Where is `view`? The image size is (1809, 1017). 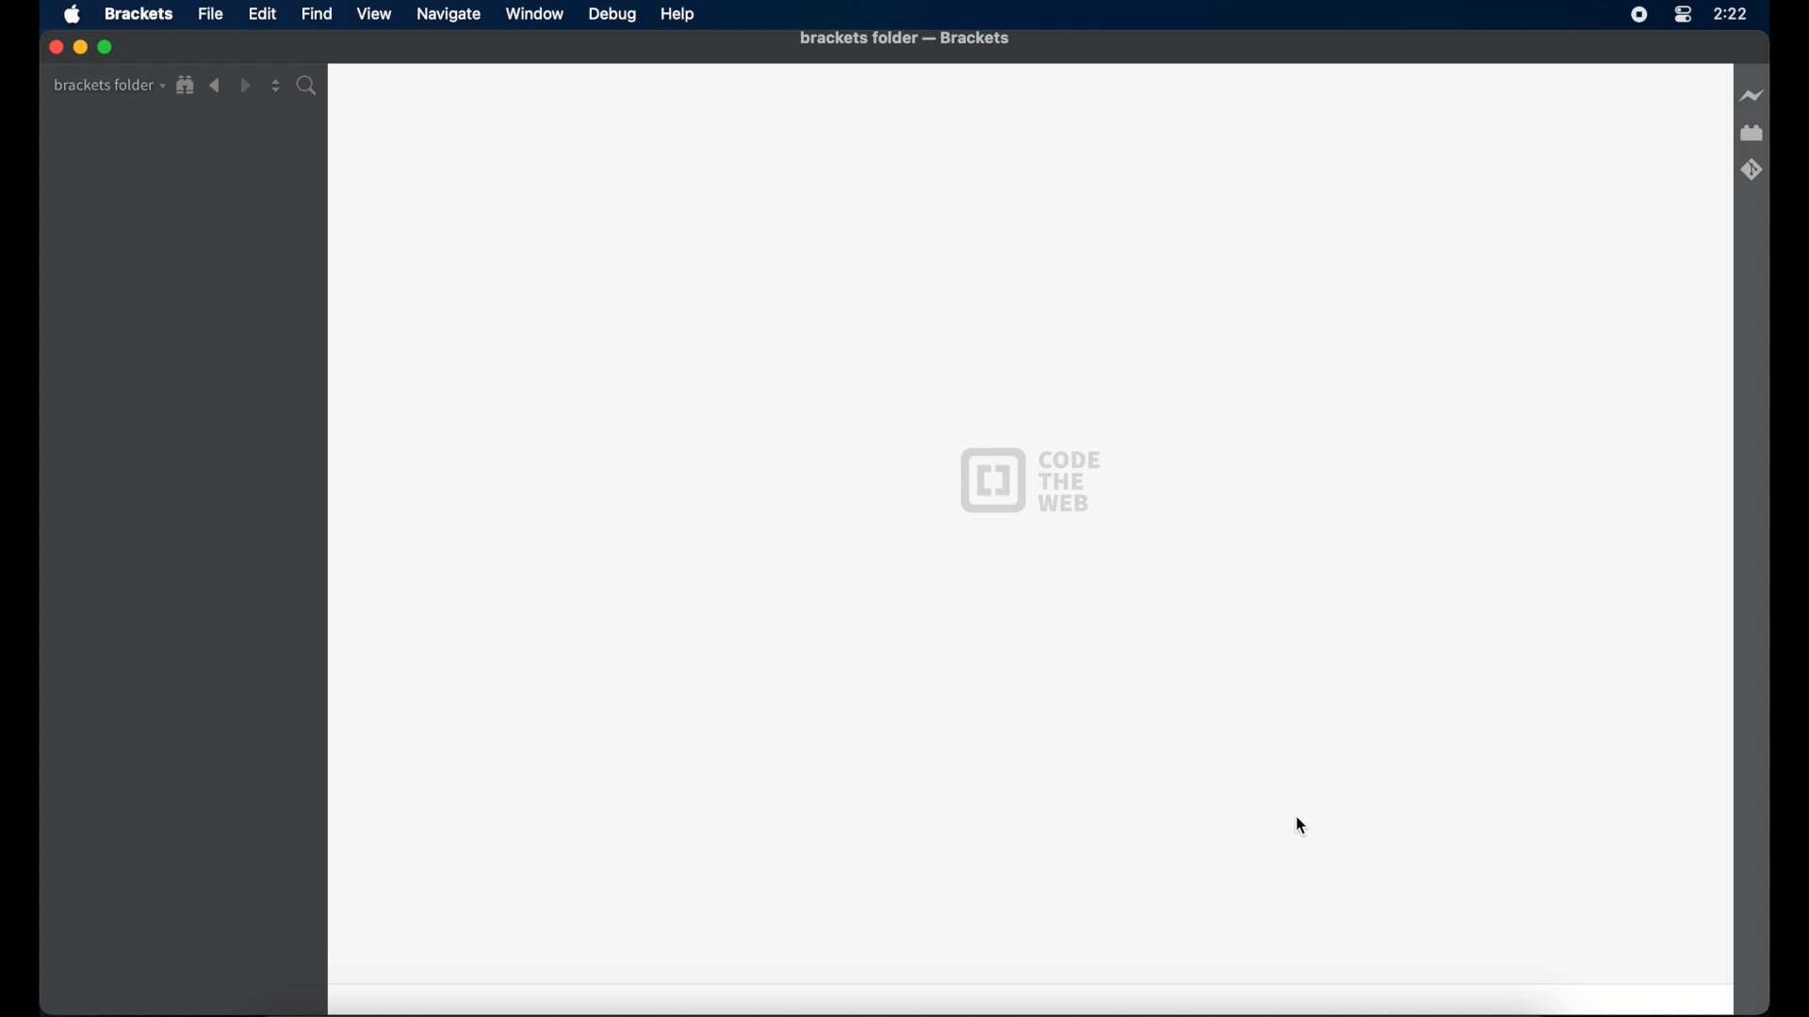 view is located at coordinates (374, 14).